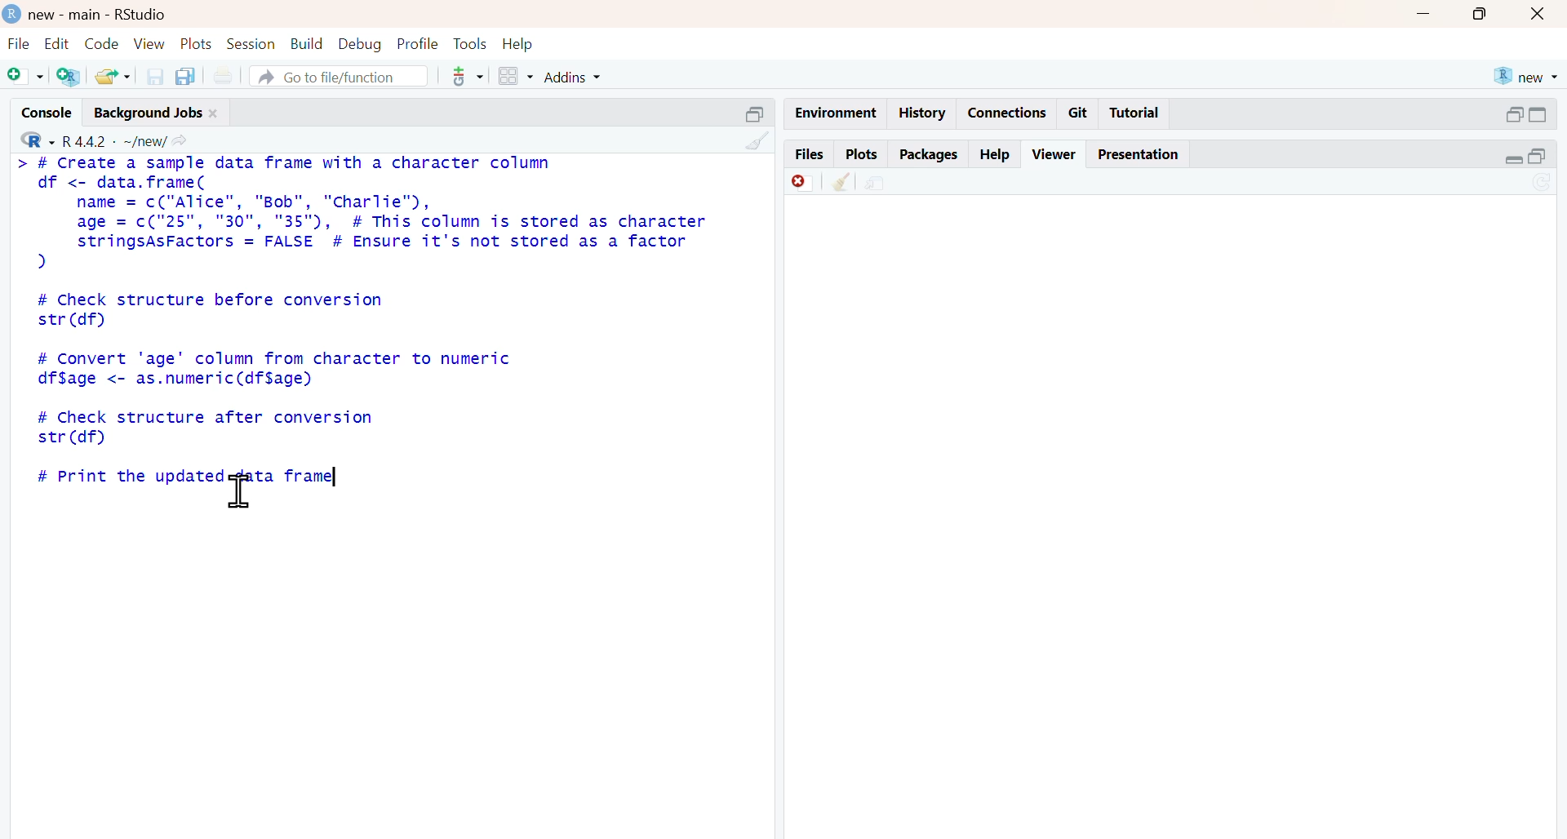  I want to click on maximise, so click(1479, 13).